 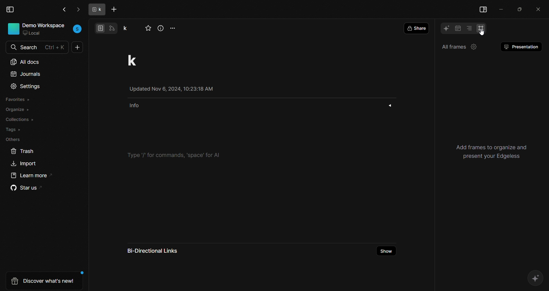 What do you see at coordinates (161, 28) in the screenshot?
I see `view info` at bounding box center [161, 28].